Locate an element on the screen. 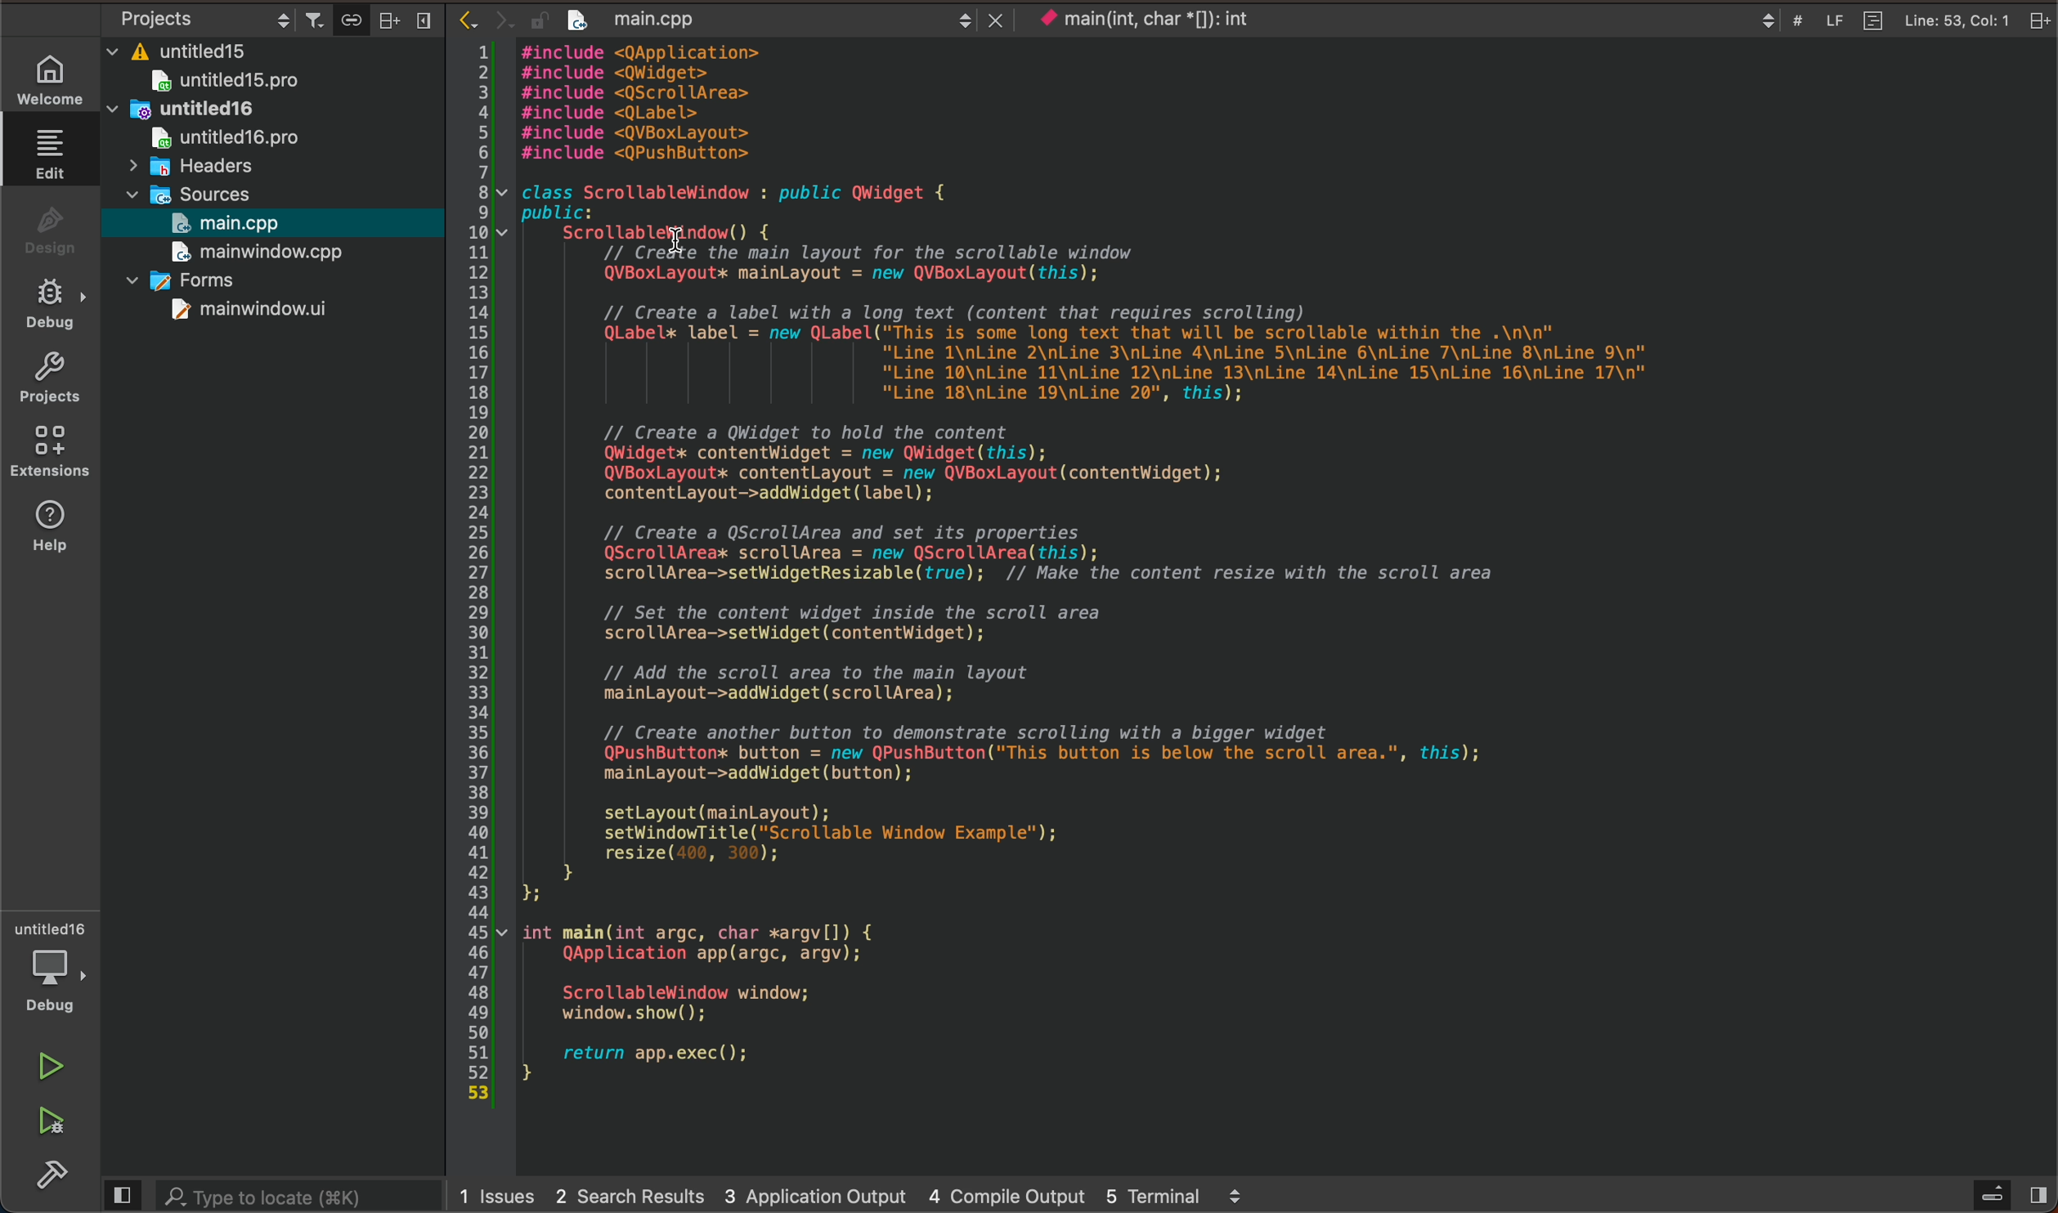  after save is located at coordinates (787, 18).